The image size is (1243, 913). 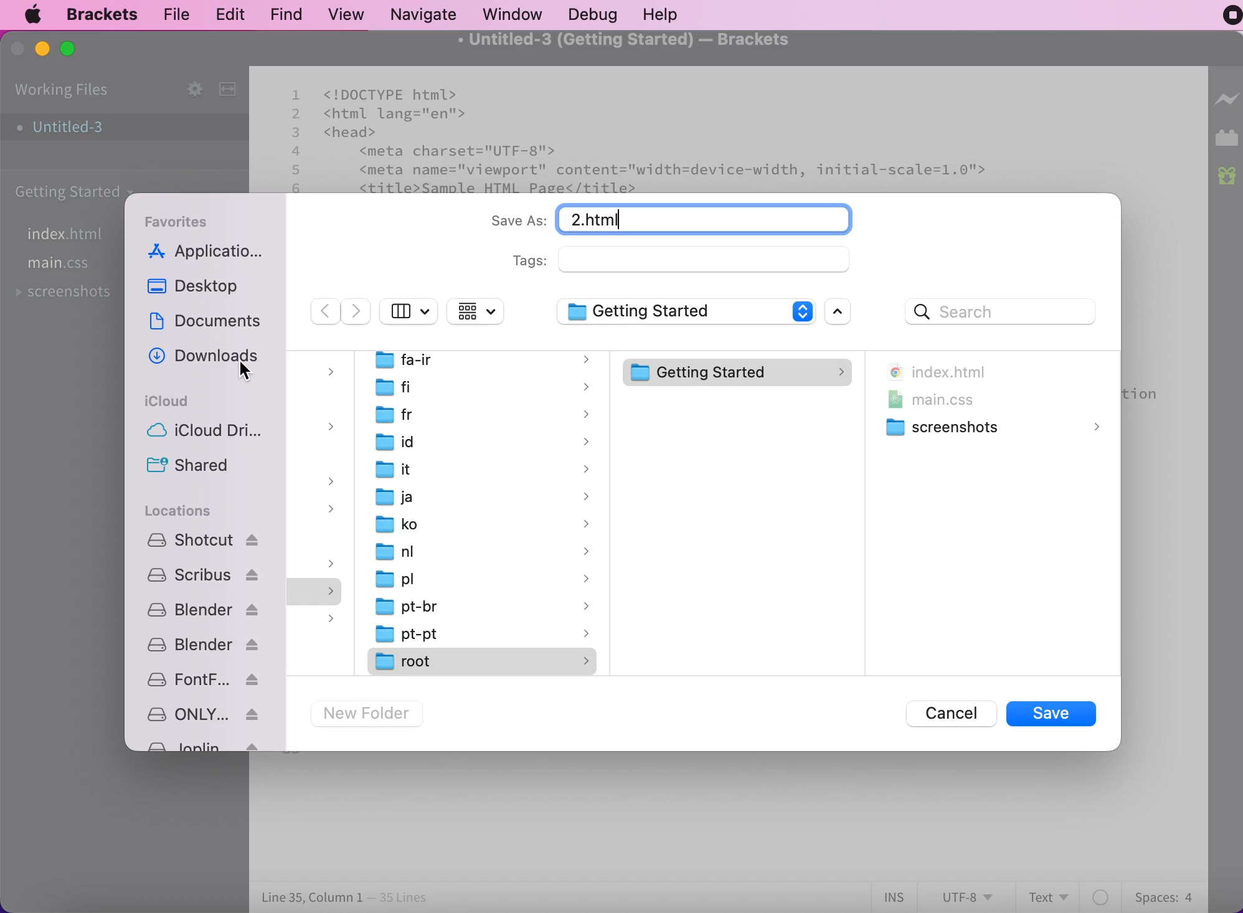 I want to click on pl, so click(x=483, y=579).